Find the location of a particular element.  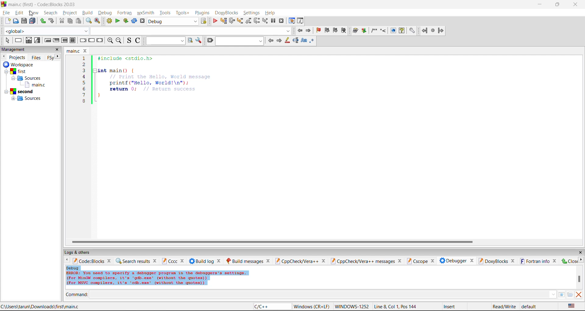

search is located at coordinates (51, 13).